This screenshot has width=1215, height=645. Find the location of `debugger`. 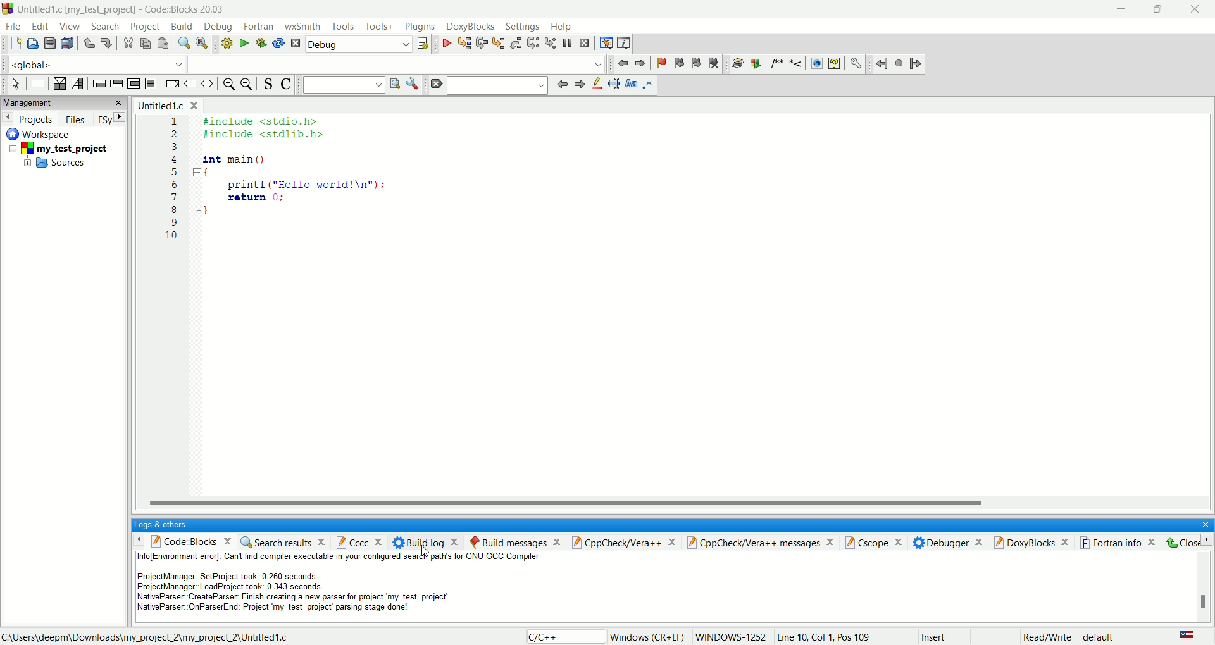

debugger is located at coordinates (950, 542).